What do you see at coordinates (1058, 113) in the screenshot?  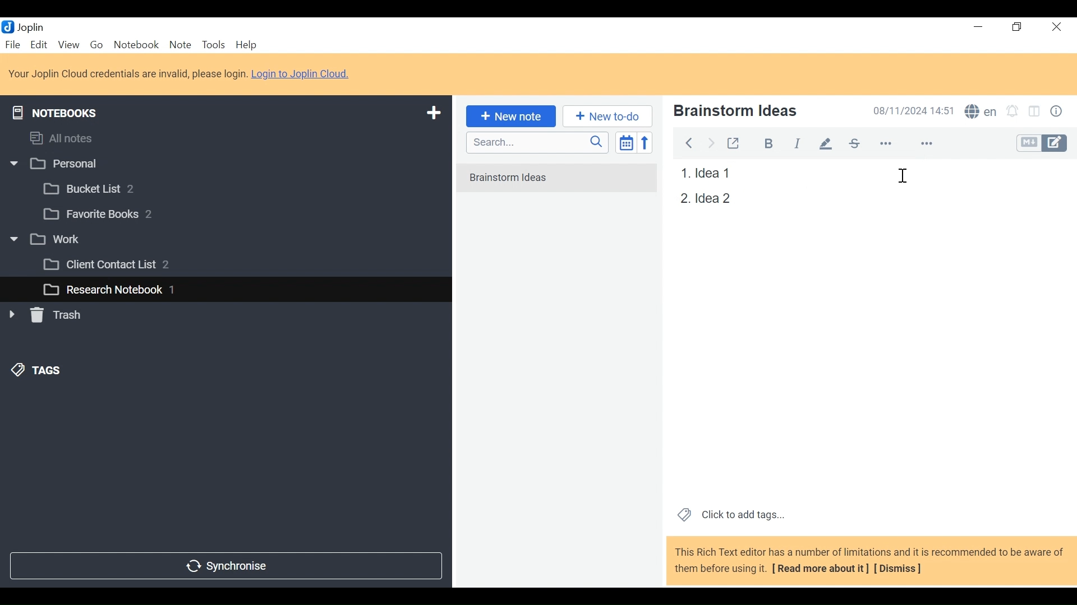 I see `Note properties` at bounding box center [1058, 113].